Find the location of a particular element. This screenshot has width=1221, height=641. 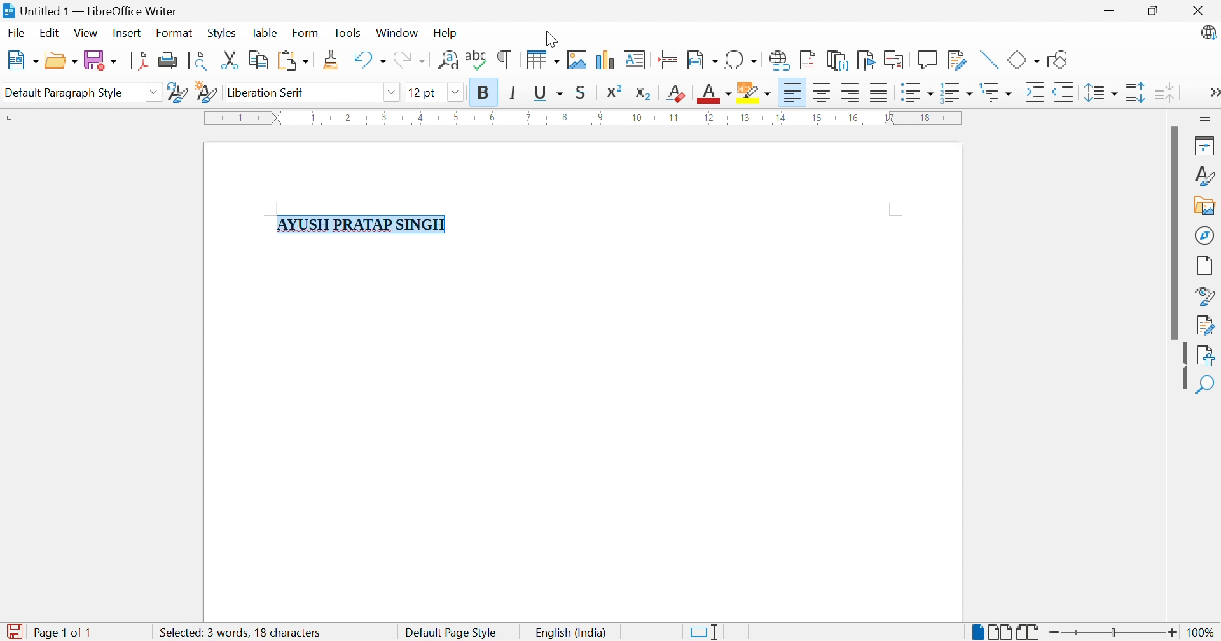

Gallery is located at coordinates (1205, 207).